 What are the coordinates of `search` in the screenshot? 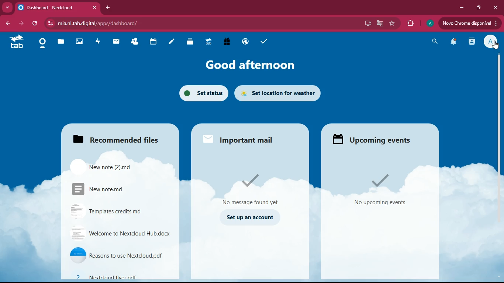 It's located at (433, 42).